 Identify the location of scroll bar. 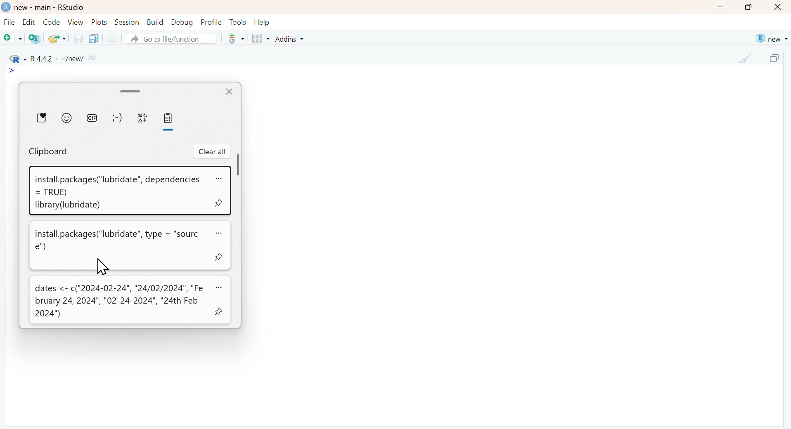
(131, 91).